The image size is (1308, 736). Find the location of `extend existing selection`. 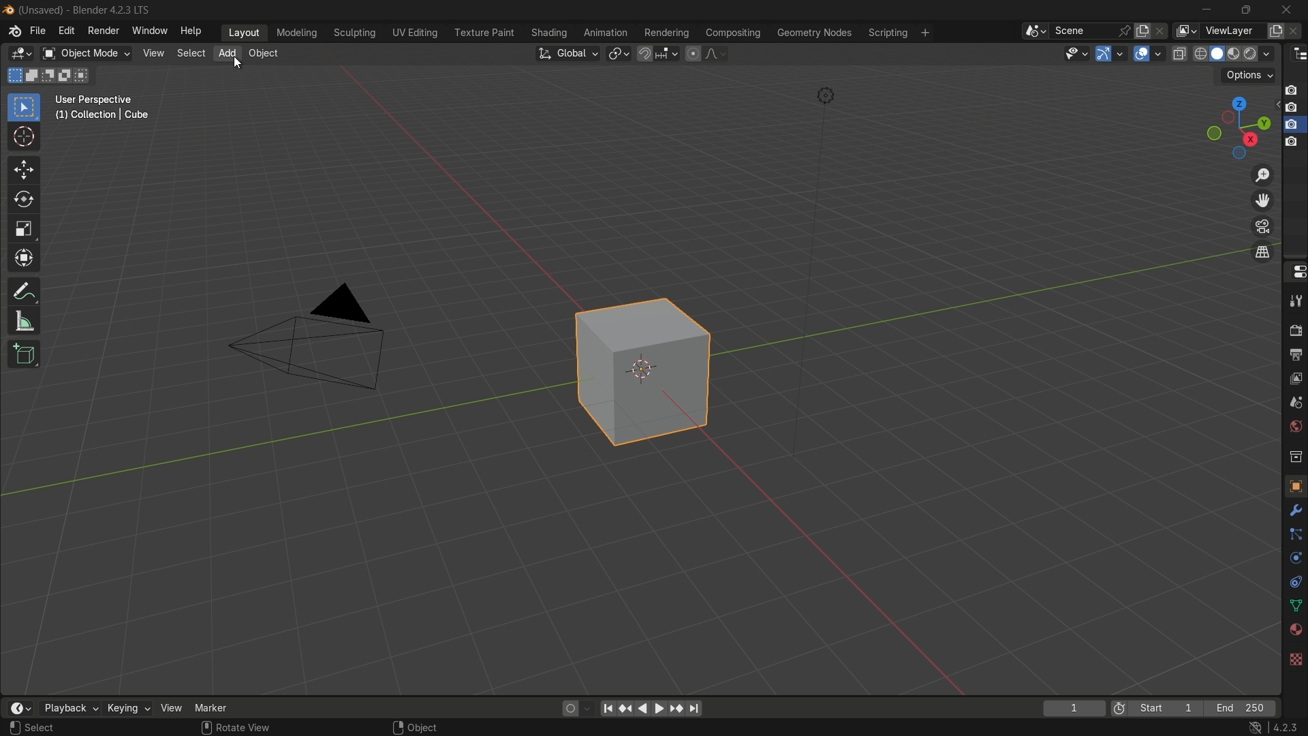

extend existing selection is located at coordinates (33, 75).